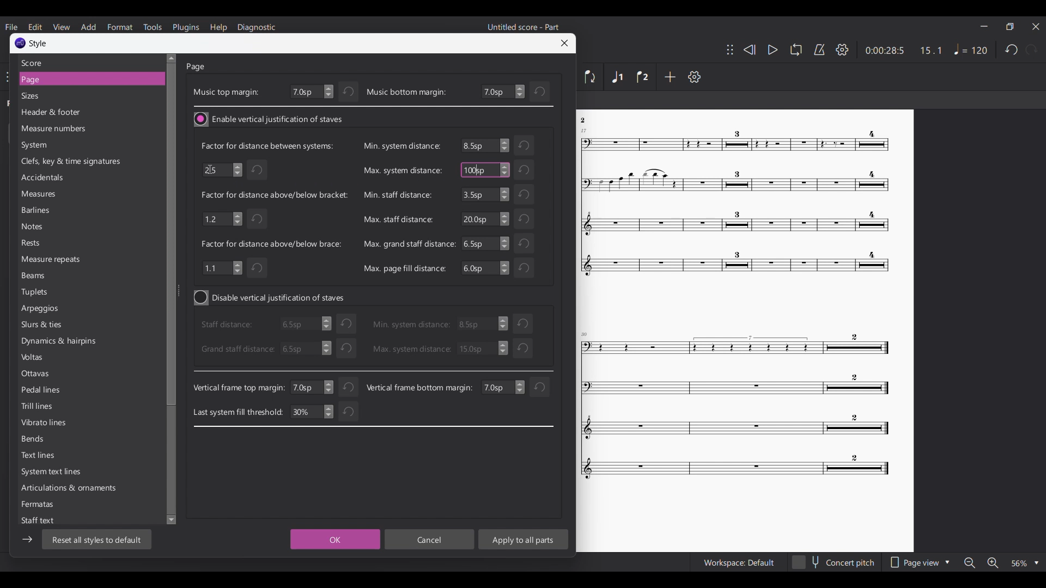 The image size is (1046, 588). Describe the element at coordinates (539, 387) in the screenshot. I see `reset` at that location.